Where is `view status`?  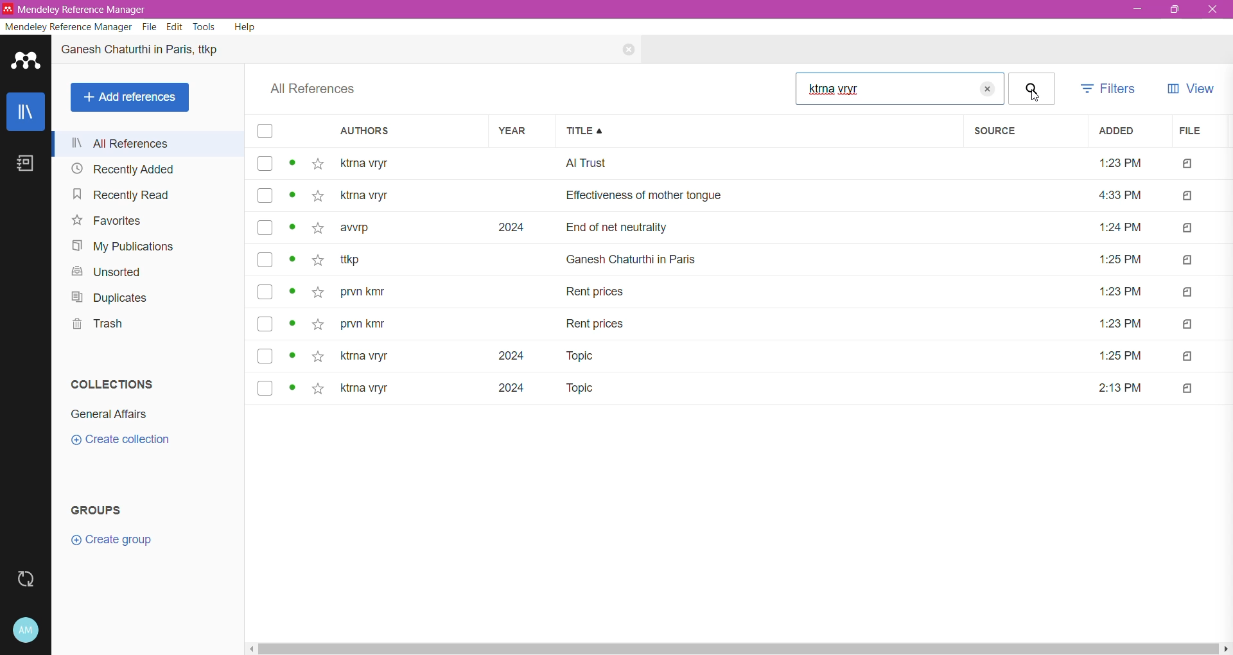 view status is located at coordinates (292, 356).